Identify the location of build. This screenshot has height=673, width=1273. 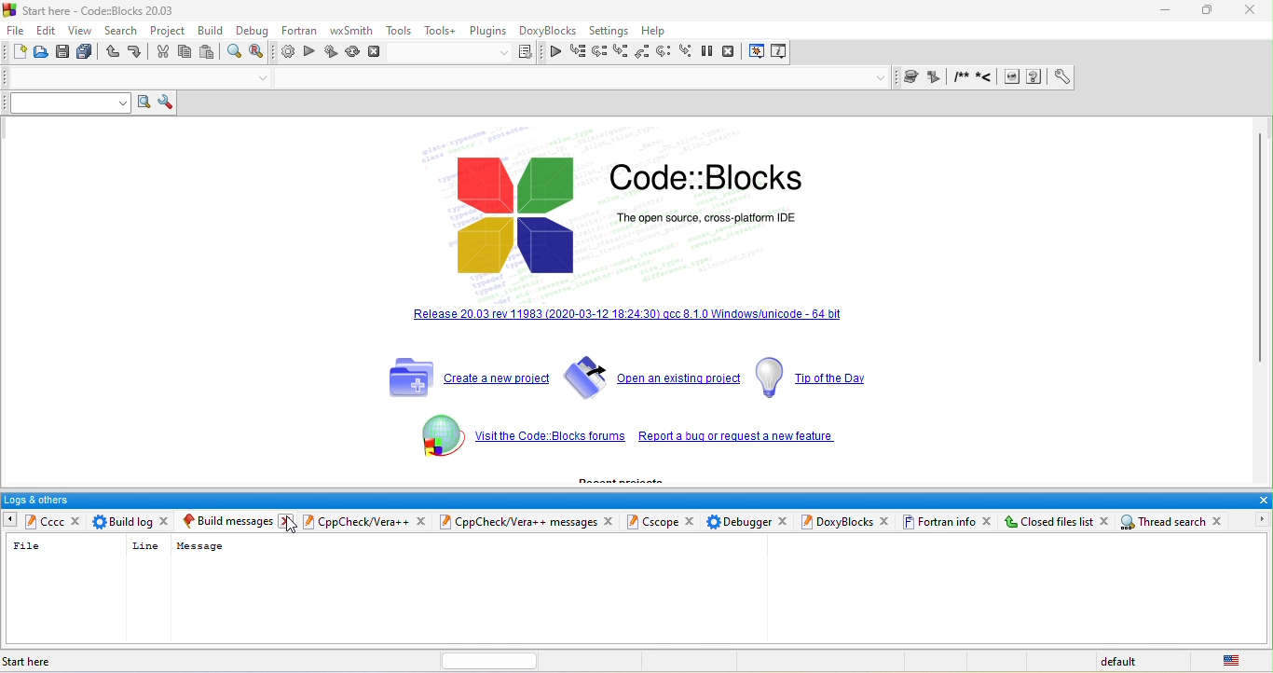
(285, 53).